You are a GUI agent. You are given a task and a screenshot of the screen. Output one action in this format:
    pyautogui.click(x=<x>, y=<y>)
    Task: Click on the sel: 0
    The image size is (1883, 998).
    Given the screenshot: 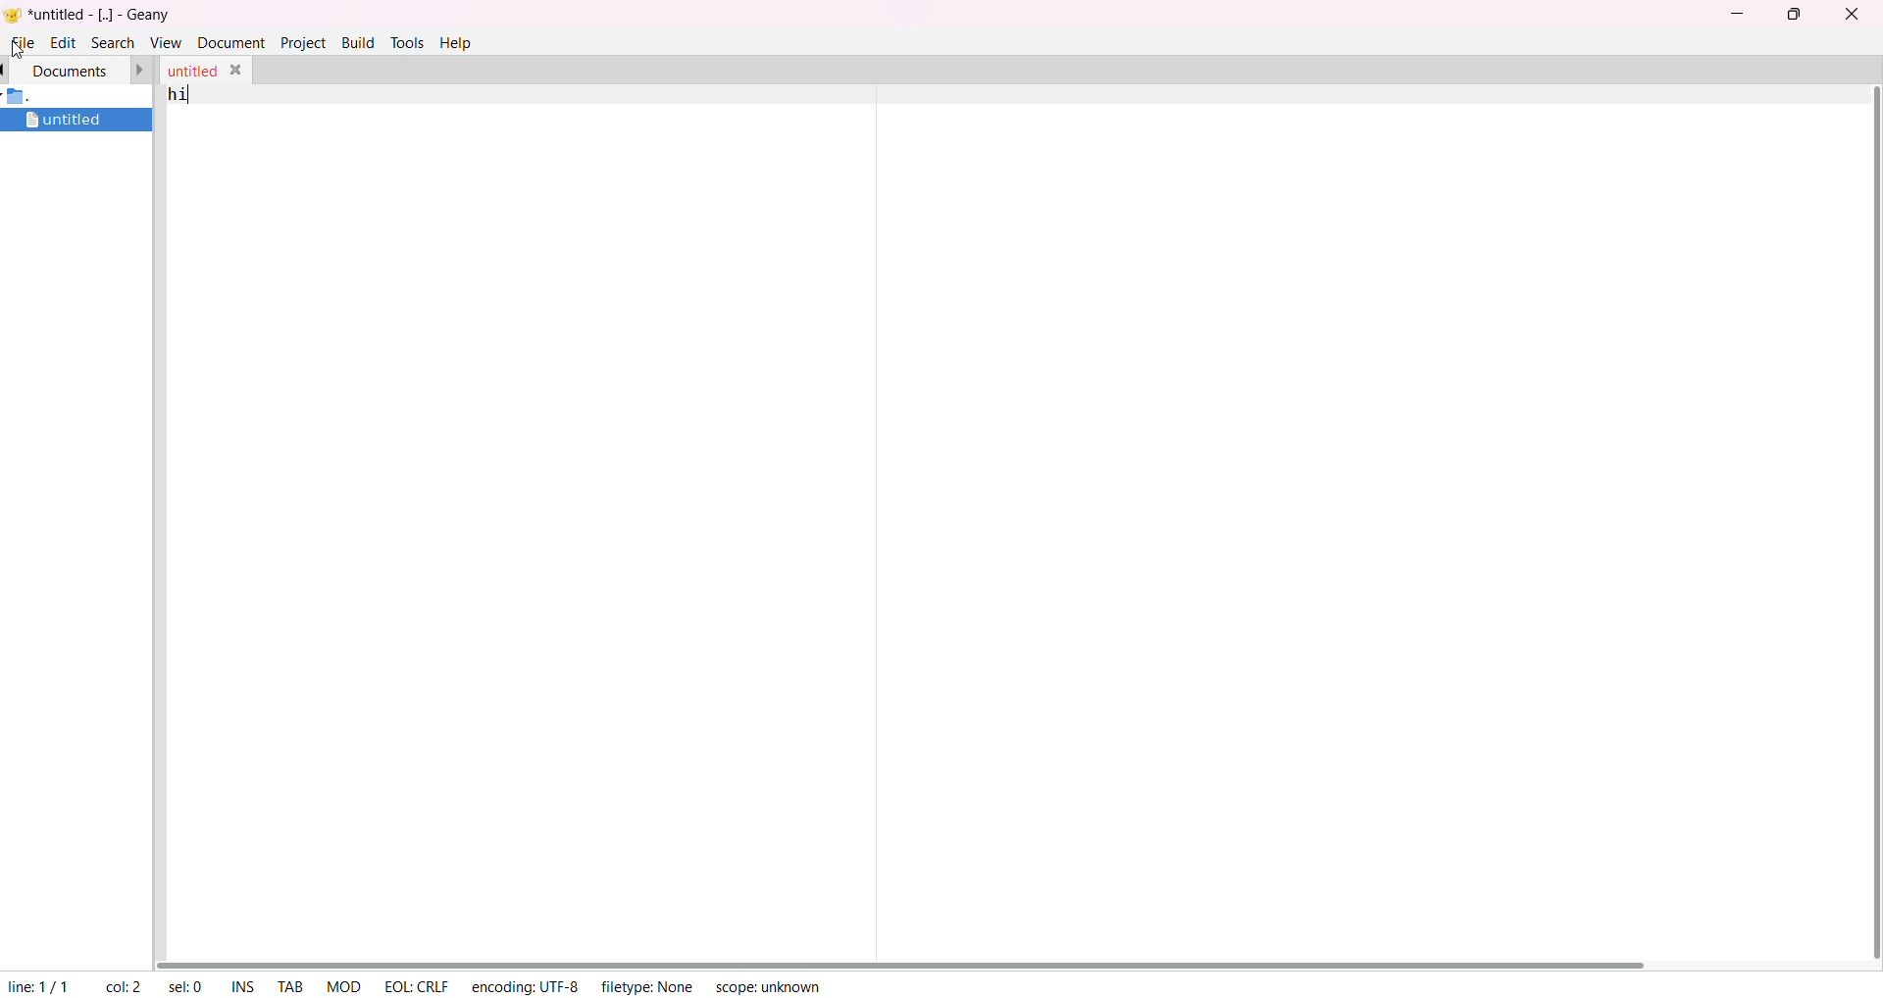 What is the action you would take?
    pyautogui.click(x=184, y=983)
    